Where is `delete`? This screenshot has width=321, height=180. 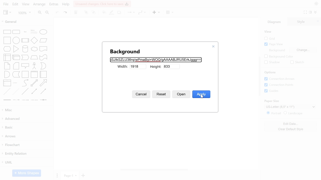 delete is located at coordinates (76, 13).